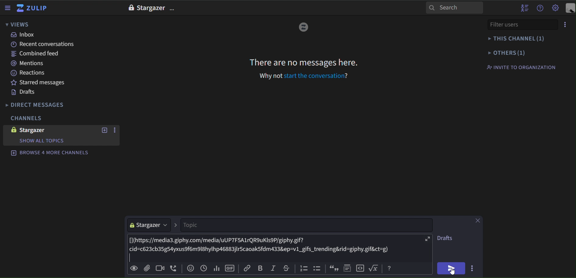 The image size is (576, 278). What do you see at coordinates (230, 267) in the screenshot?
I see `gif` at bounding box center [230, 267].